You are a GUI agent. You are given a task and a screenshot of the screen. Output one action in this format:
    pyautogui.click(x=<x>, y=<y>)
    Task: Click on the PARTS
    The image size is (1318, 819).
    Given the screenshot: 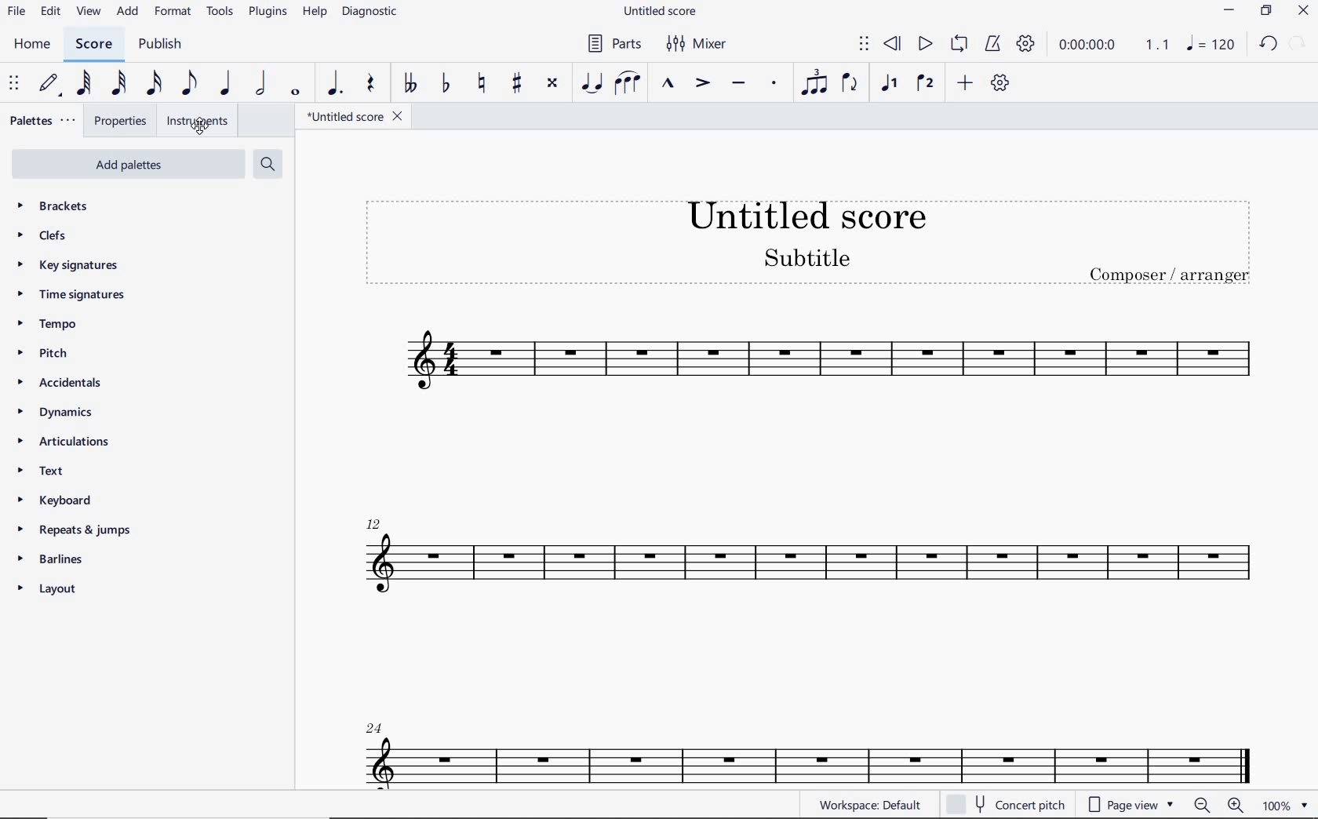 What is the action you would take?
    pyautogui.click(x=615, y=44)
    